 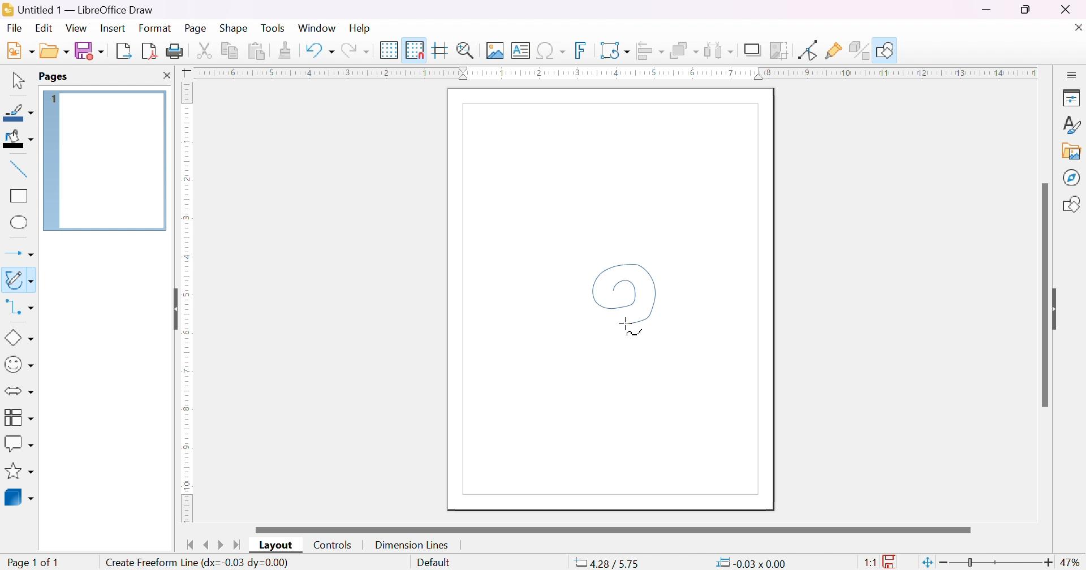 I want to click on slide, so click(x=1058, y=308).